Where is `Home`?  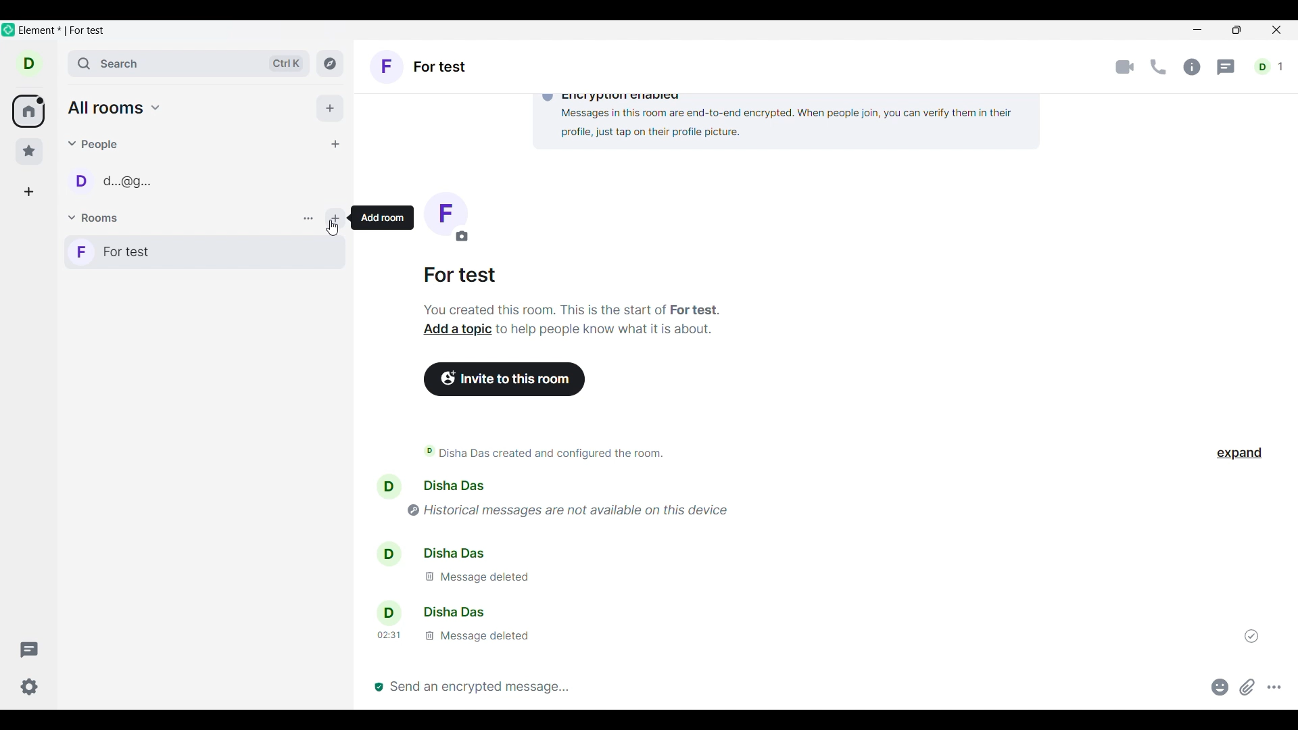
Home is located at coordinates (28, 111).